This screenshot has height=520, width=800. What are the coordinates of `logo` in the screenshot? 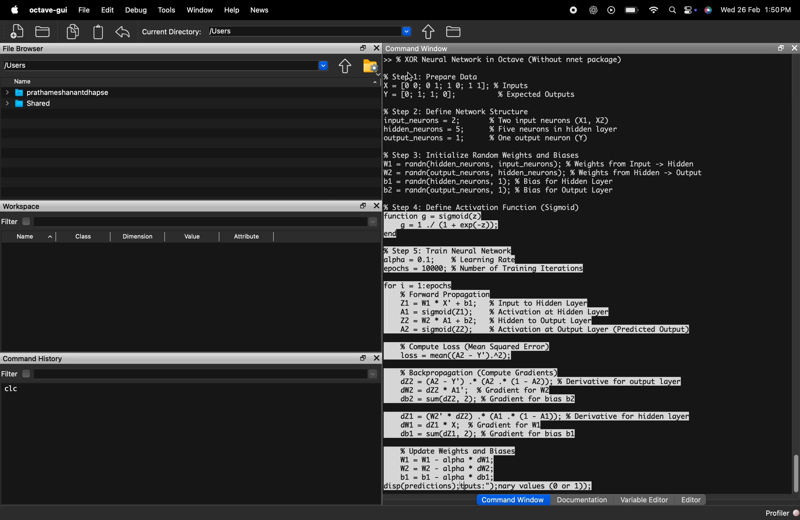 It's located at (15, 10).